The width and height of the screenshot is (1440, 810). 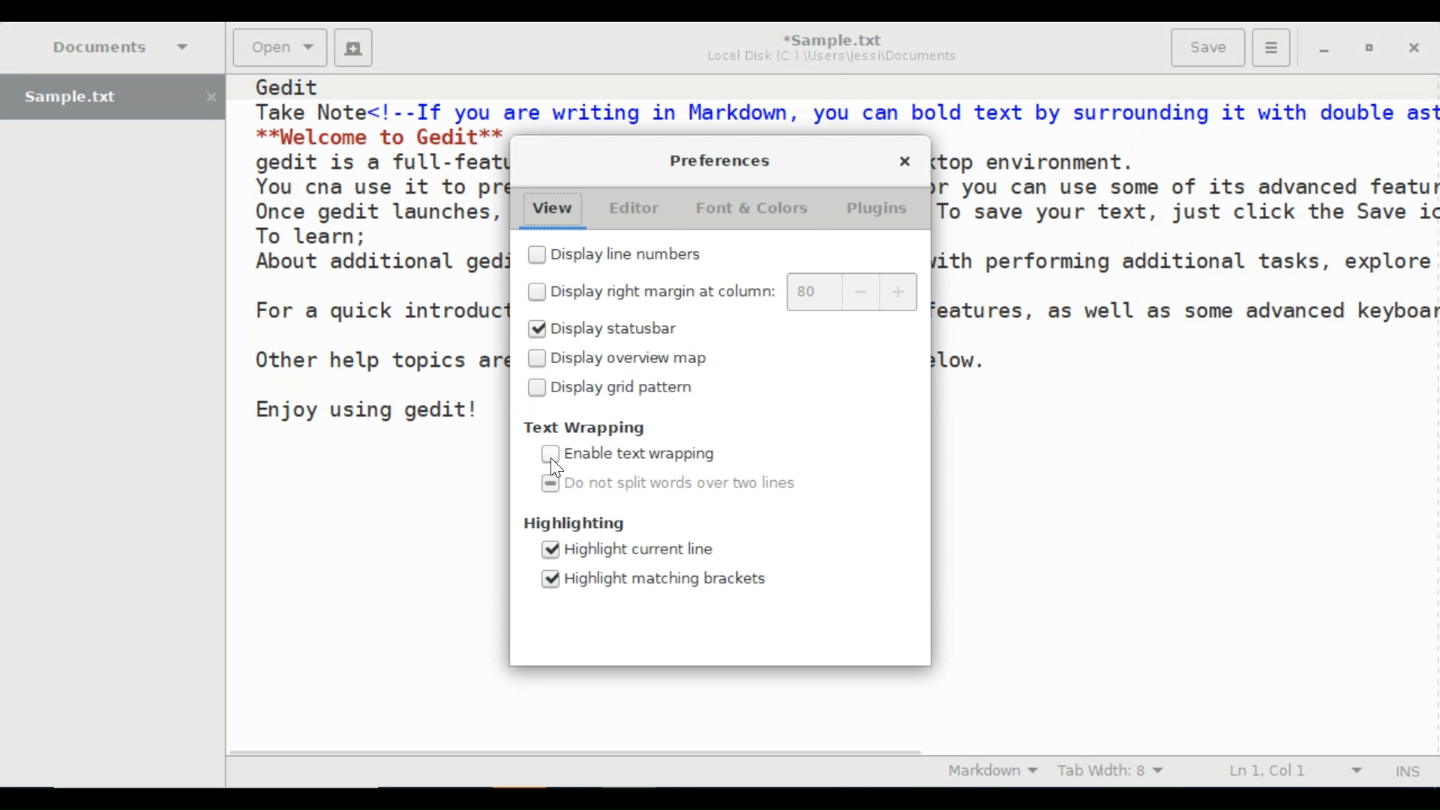 I want to click on Save, so click(x=1207, y=47).